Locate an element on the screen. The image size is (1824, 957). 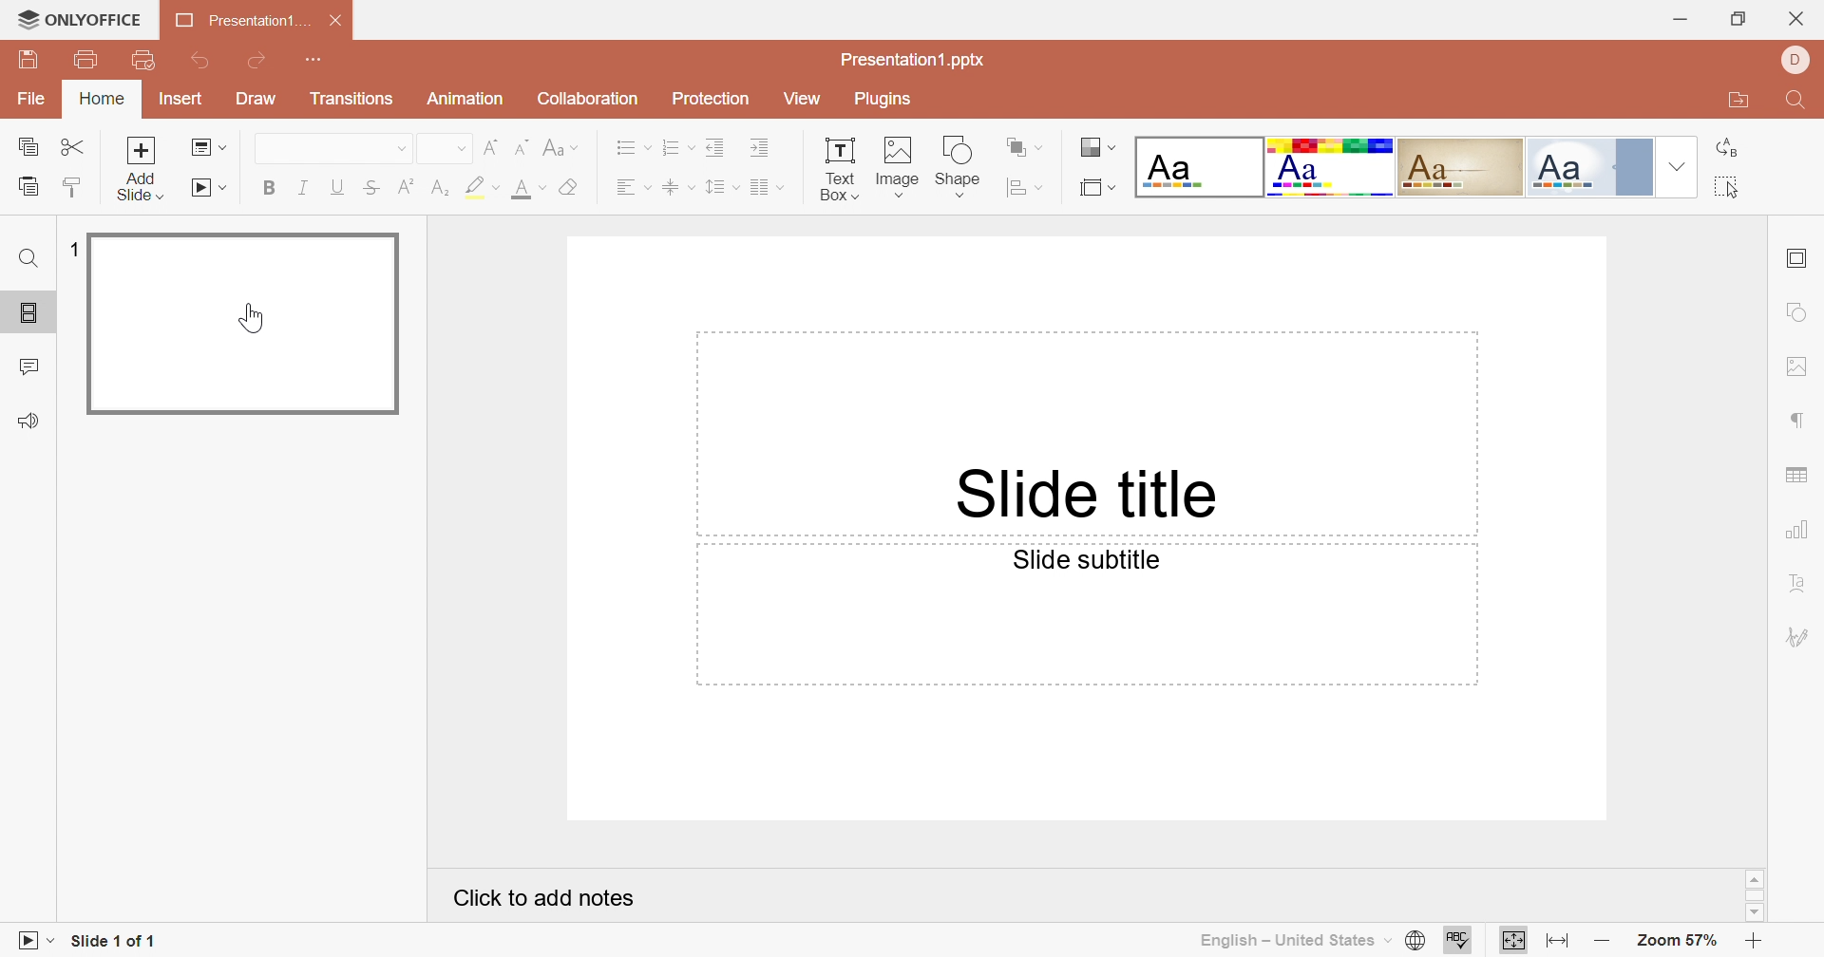
Clear is located at coordinates (572, 185).